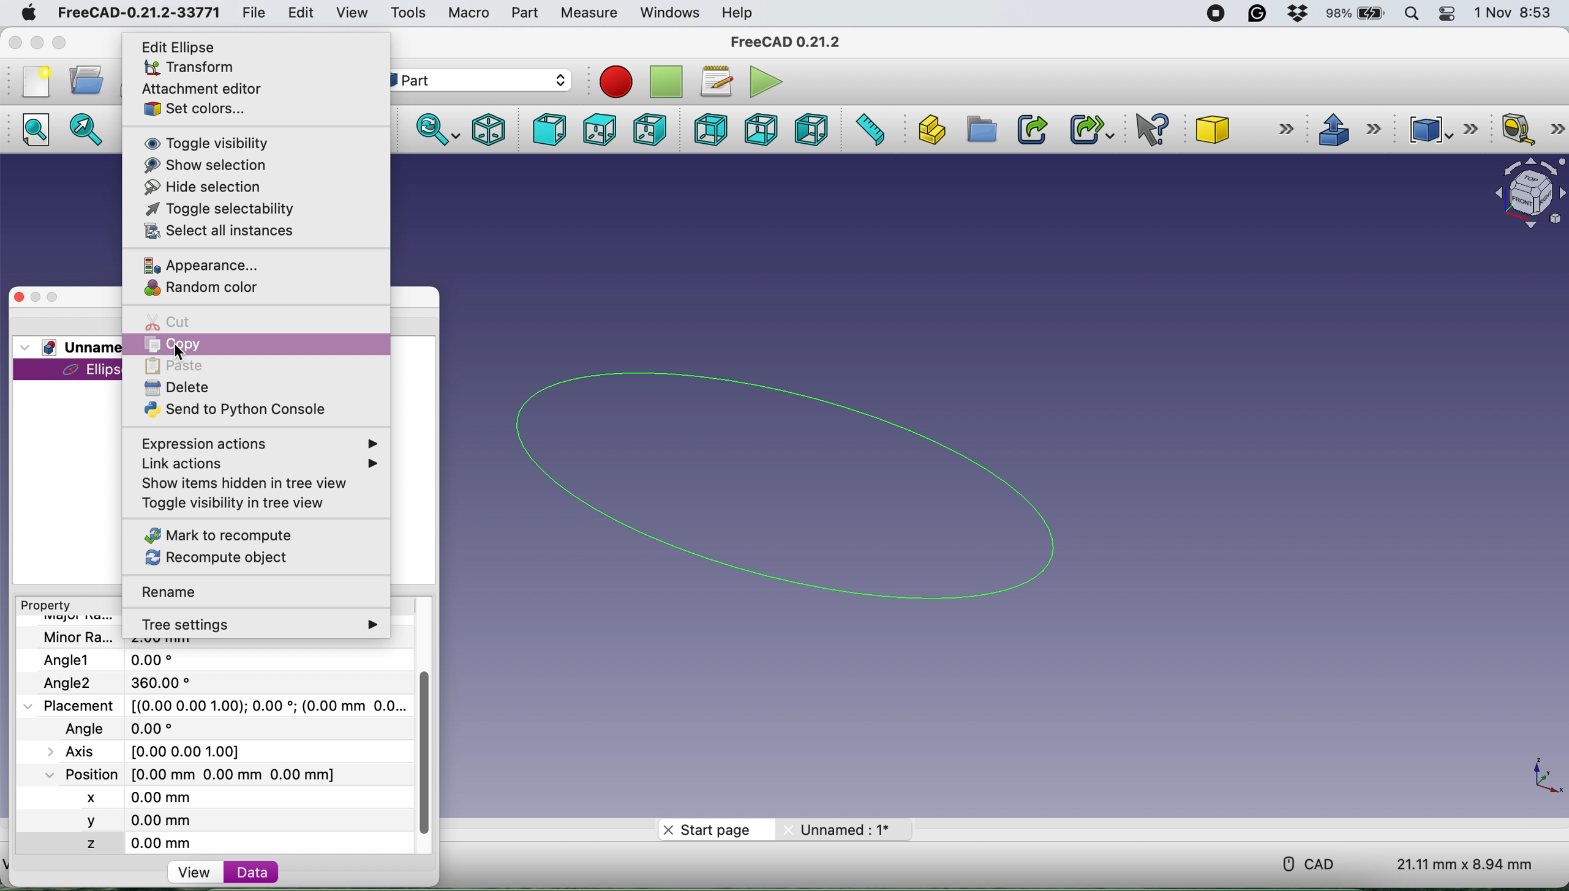 The width and height of the screenshot is (1569, 891). What do you see at coordinates (57, 43) in the screenshot?
I see `maximise` at bounding box center [57, 43].